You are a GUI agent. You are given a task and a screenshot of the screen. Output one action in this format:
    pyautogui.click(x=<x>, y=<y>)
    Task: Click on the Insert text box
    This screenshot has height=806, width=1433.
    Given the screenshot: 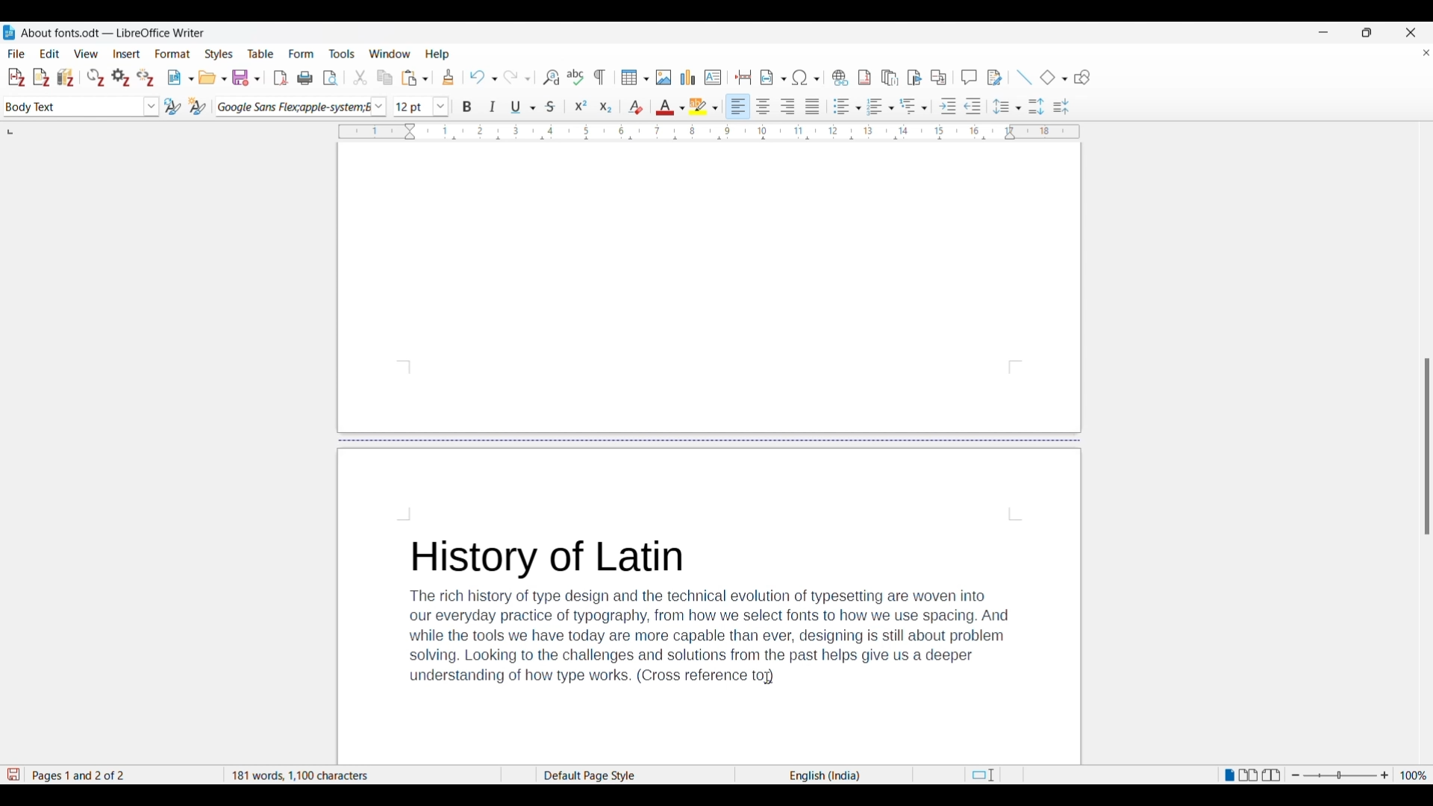 What is the action you would take?
    pyautogui.click(x=714, y=78)
    